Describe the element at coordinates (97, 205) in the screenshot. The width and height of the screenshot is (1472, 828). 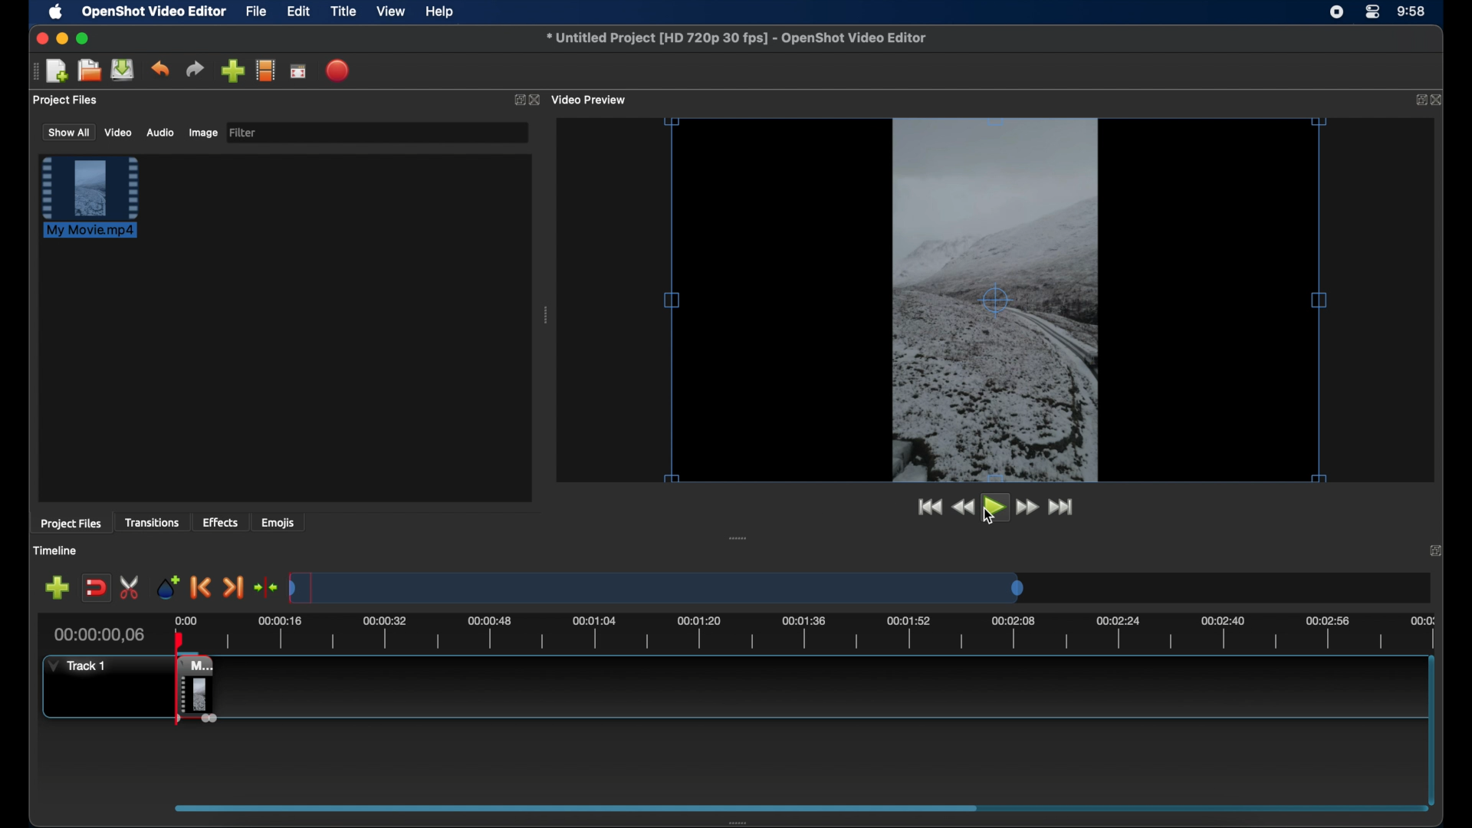
I see `clip highlighted` at that location.